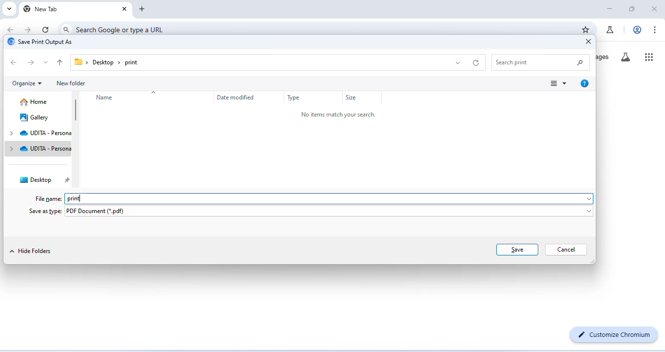  I want to click on chrome labs, so click(610, 30).